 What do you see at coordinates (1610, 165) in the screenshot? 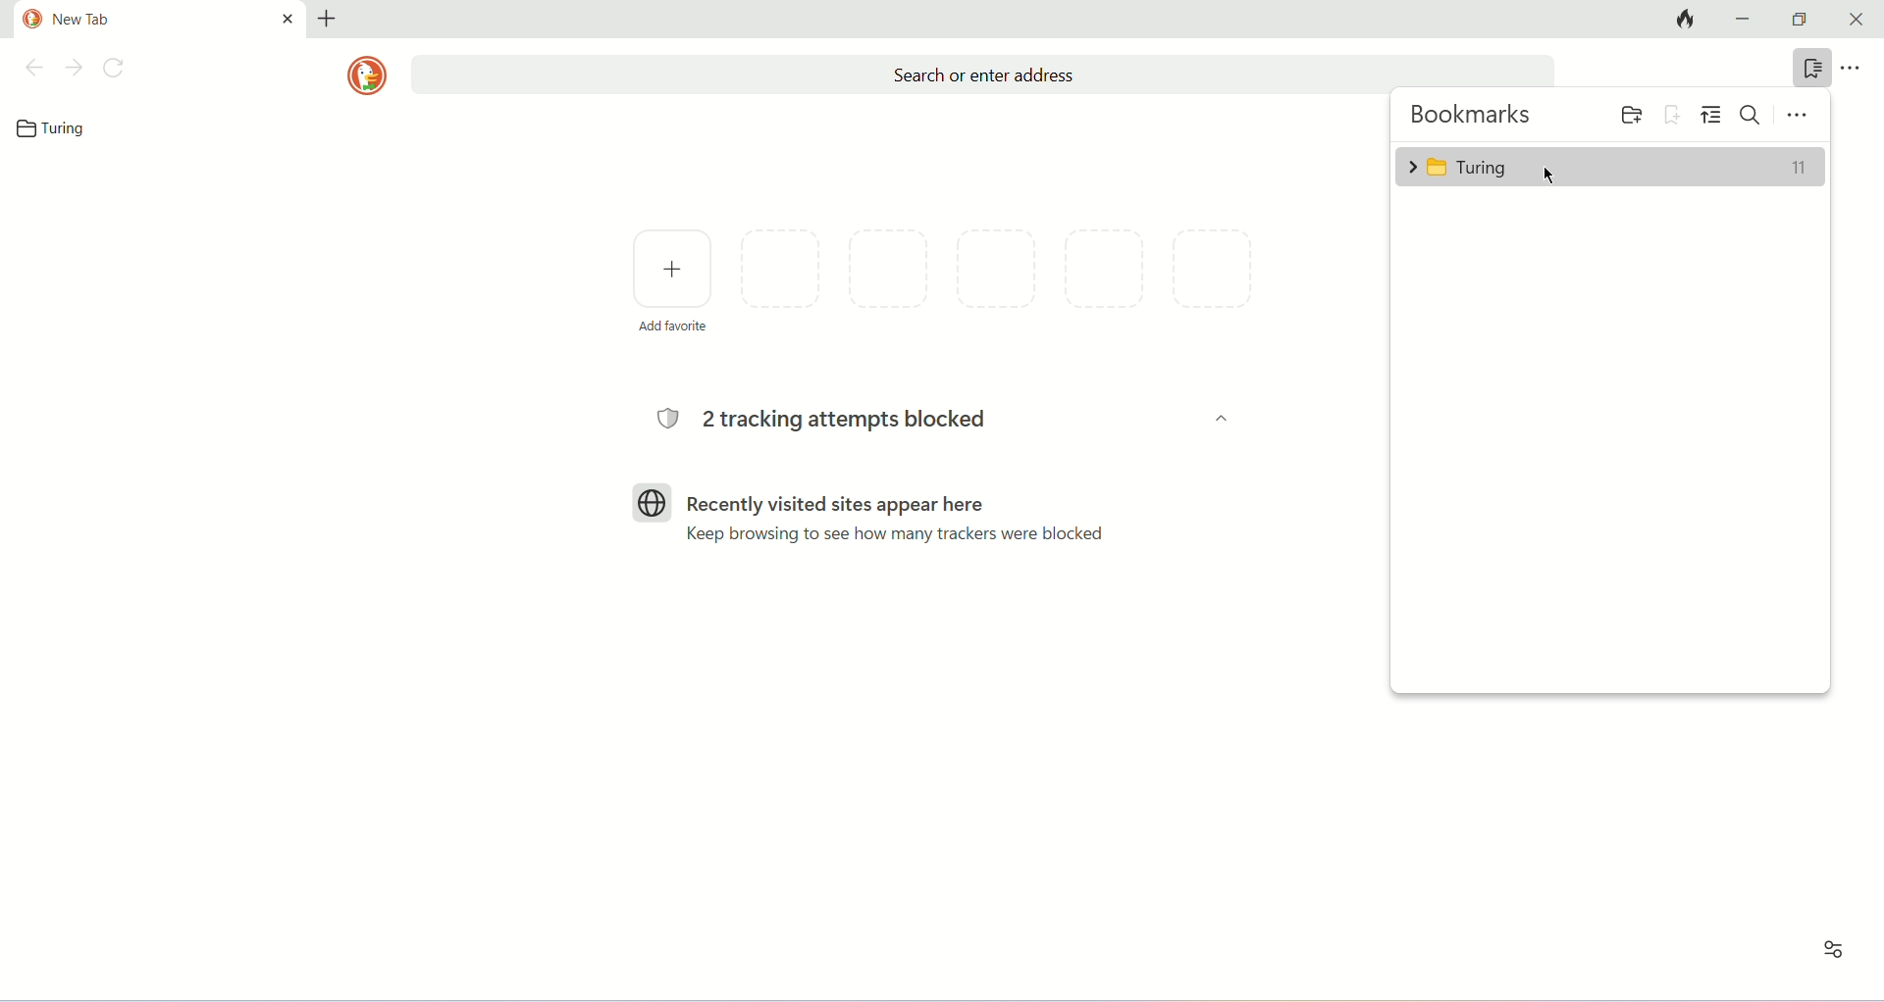
I see `turing` at bounding box center [1610, 165].